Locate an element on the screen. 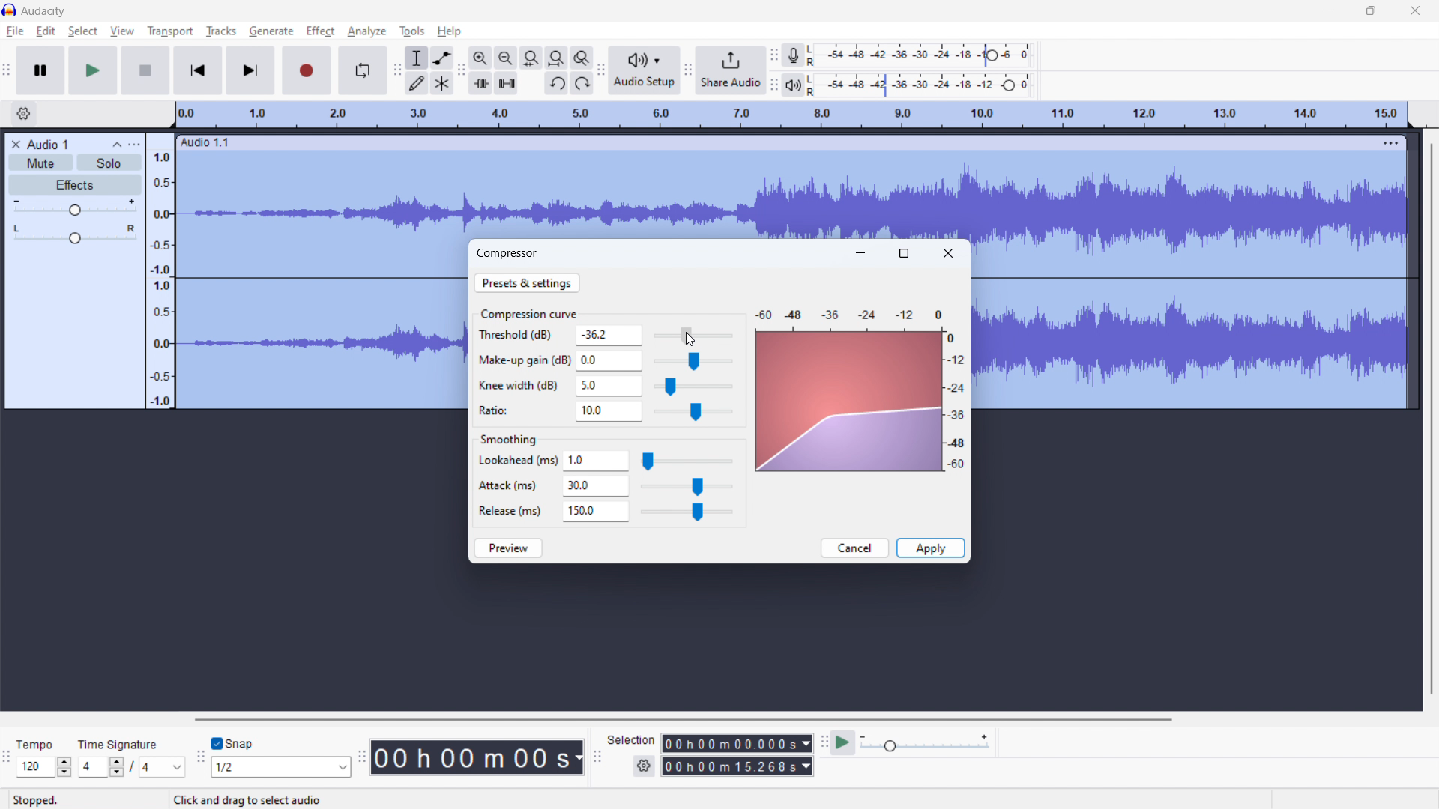  file is located at coordinates (14, 32).